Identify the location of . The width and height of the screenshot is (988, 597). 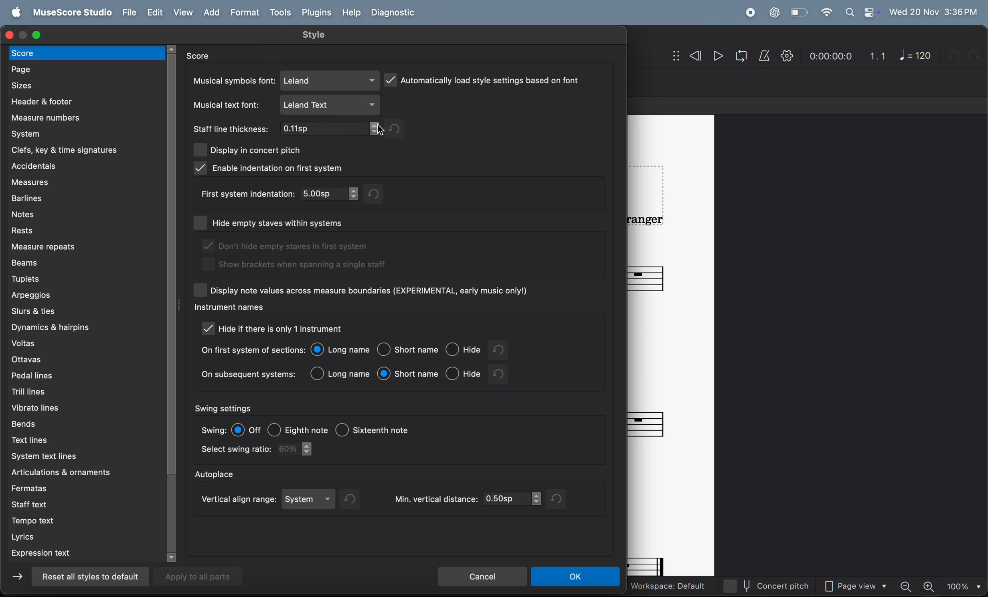
(715, 56).